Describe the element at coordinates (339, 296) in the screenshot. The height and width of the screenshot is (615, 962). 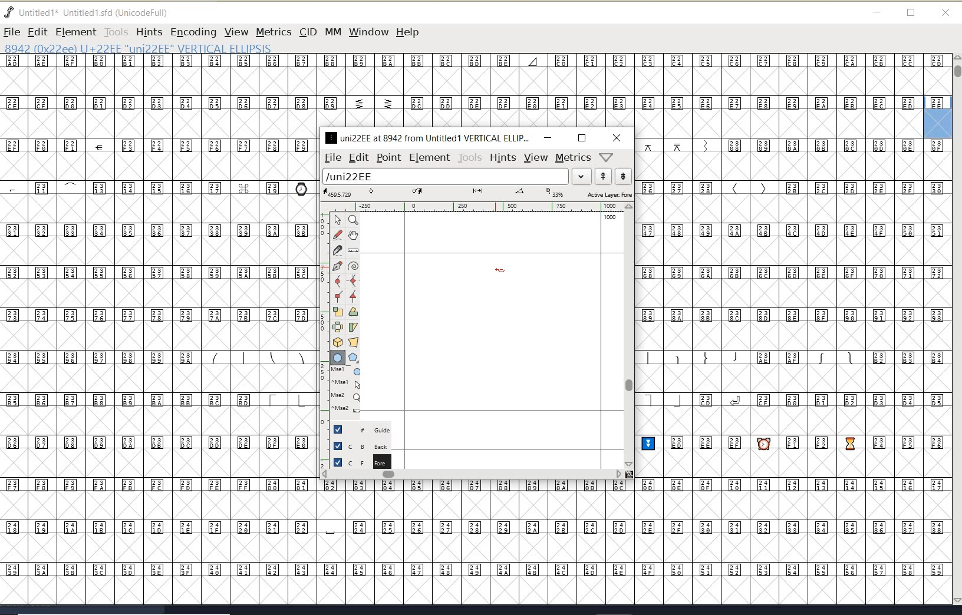
I see `add a corner point` at that location.